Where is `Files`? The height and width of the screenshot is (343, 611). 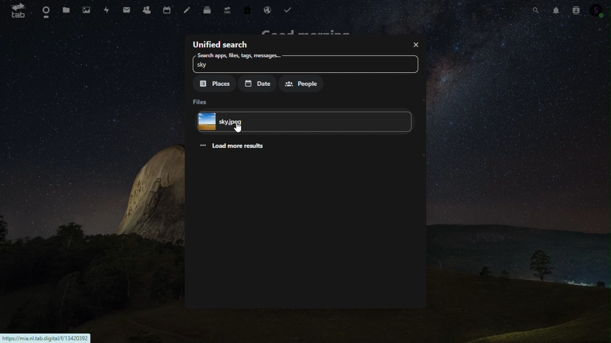 Files is located at coordinates (201, 101).